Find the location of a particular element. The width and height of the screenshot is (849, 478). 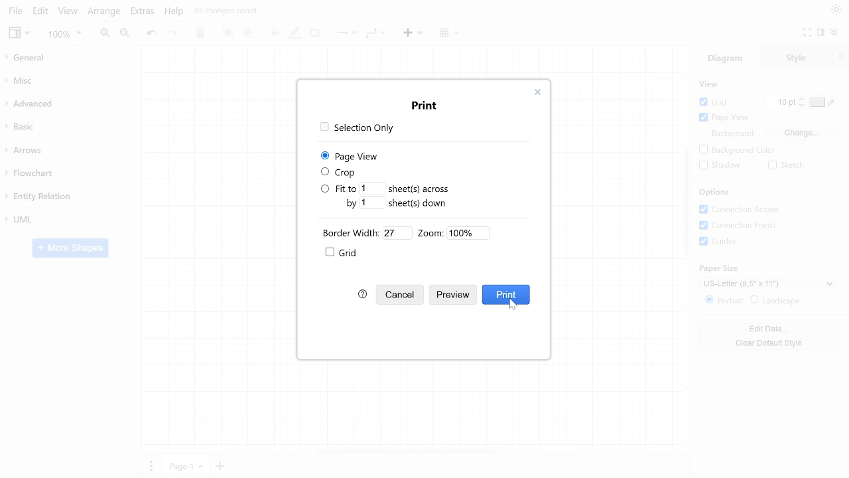

Edit is located at coordinates (42, 11).